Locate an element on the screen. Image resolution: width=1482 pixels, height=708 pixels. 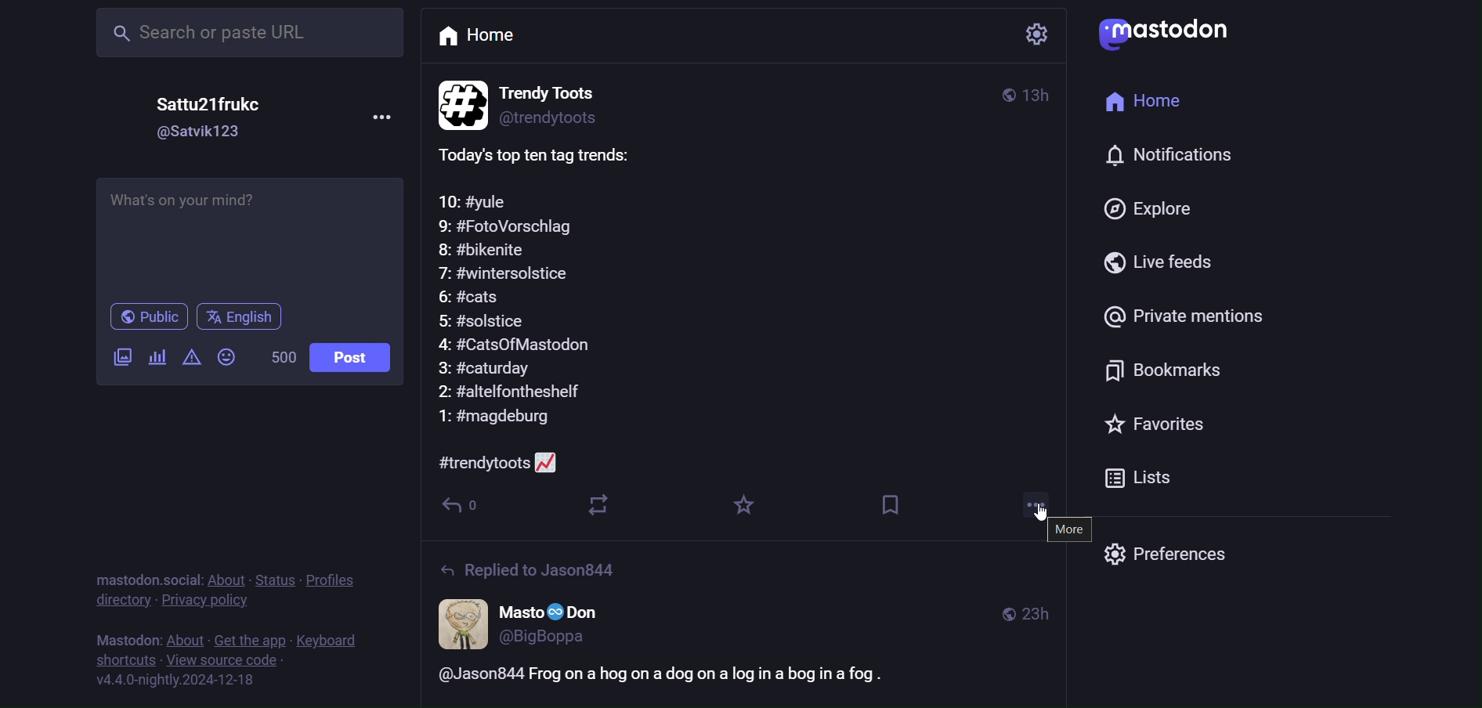
word limit is located at coordinates (280, 360).